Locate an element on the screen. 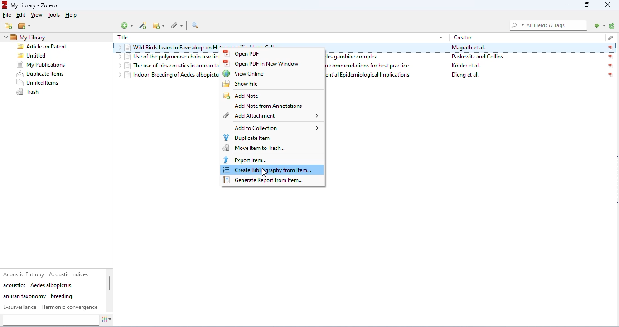 The image size is (619, 327). article on patent is located at coordinates (42, 48).